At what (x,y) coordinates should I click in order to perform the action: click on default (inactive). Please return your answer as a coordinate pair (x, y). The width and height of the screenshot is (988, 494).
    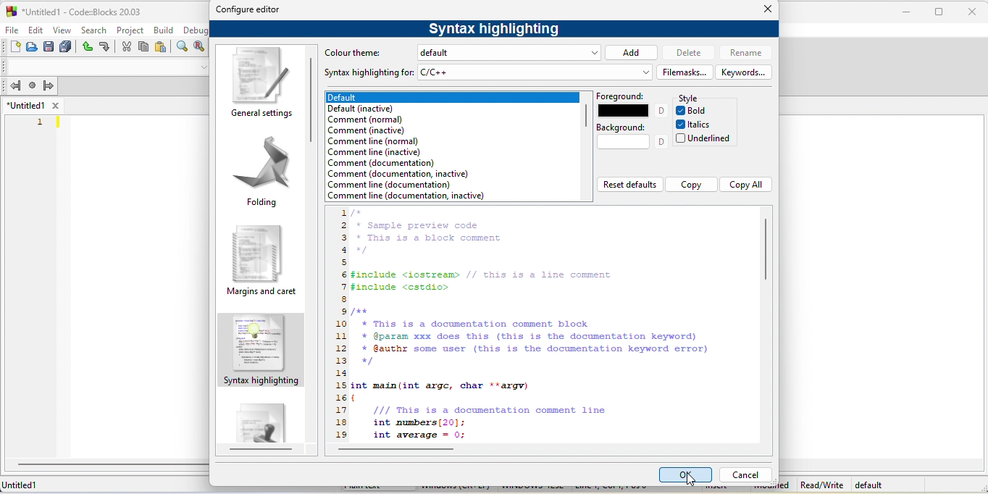
    Looking at the image, I should click on (373, 109).